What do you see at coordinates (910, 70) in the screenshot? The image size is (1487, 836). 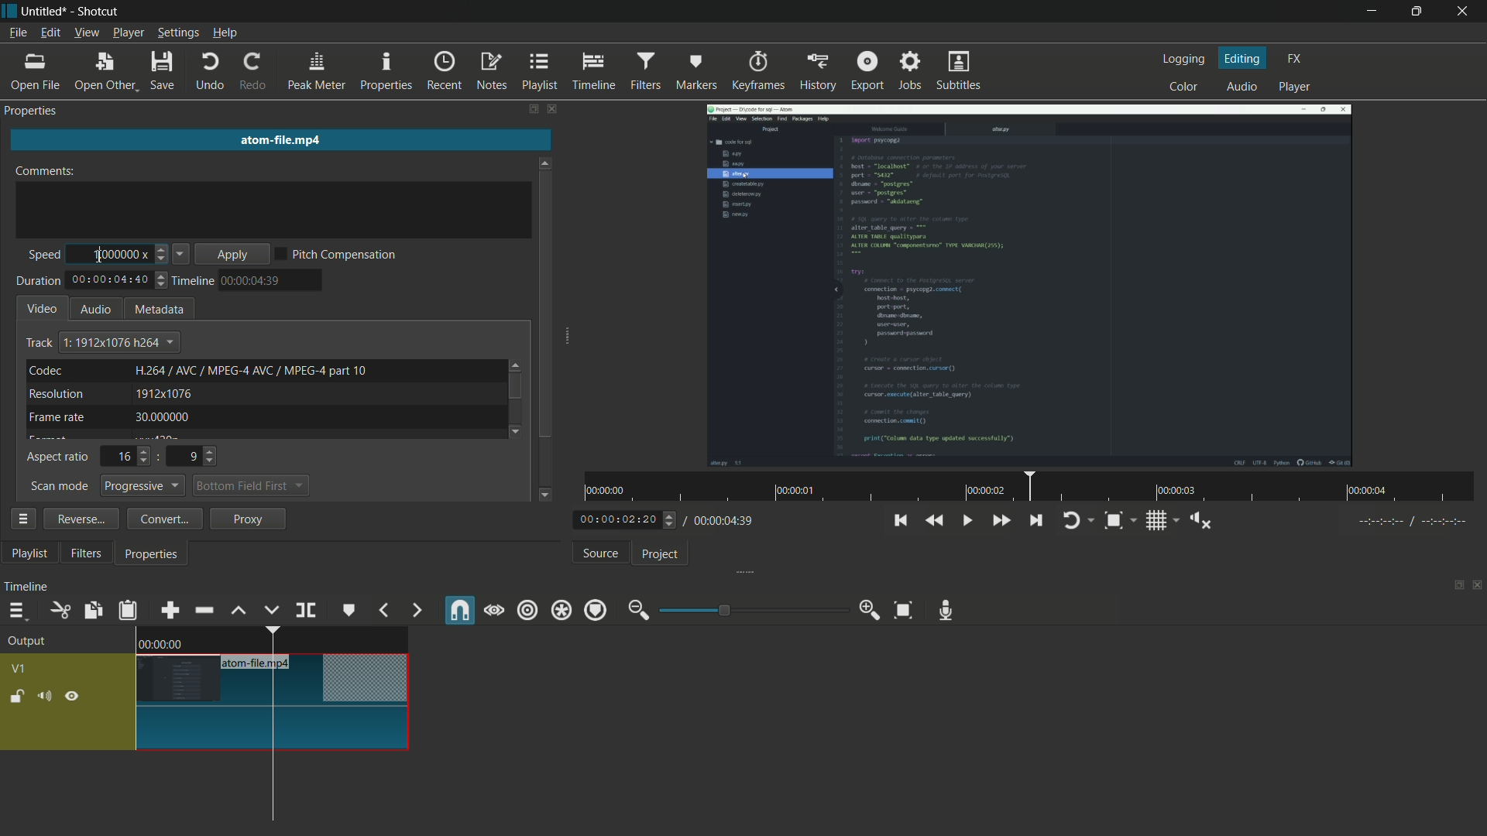 I see `jobs` at bounding box center [910, 70].